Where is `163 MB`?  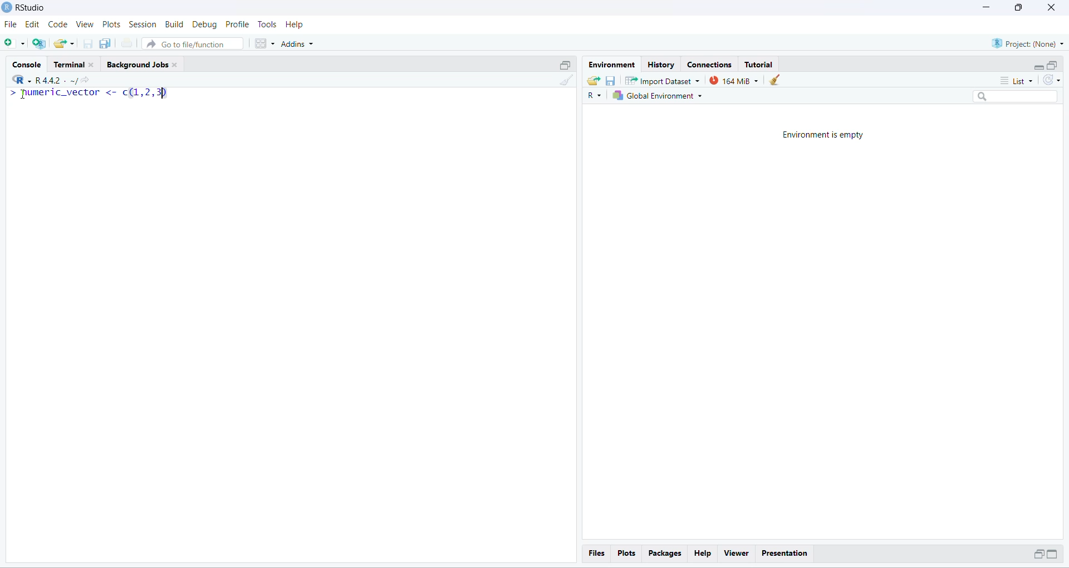 163 MB is located at coordinates (734, 81).